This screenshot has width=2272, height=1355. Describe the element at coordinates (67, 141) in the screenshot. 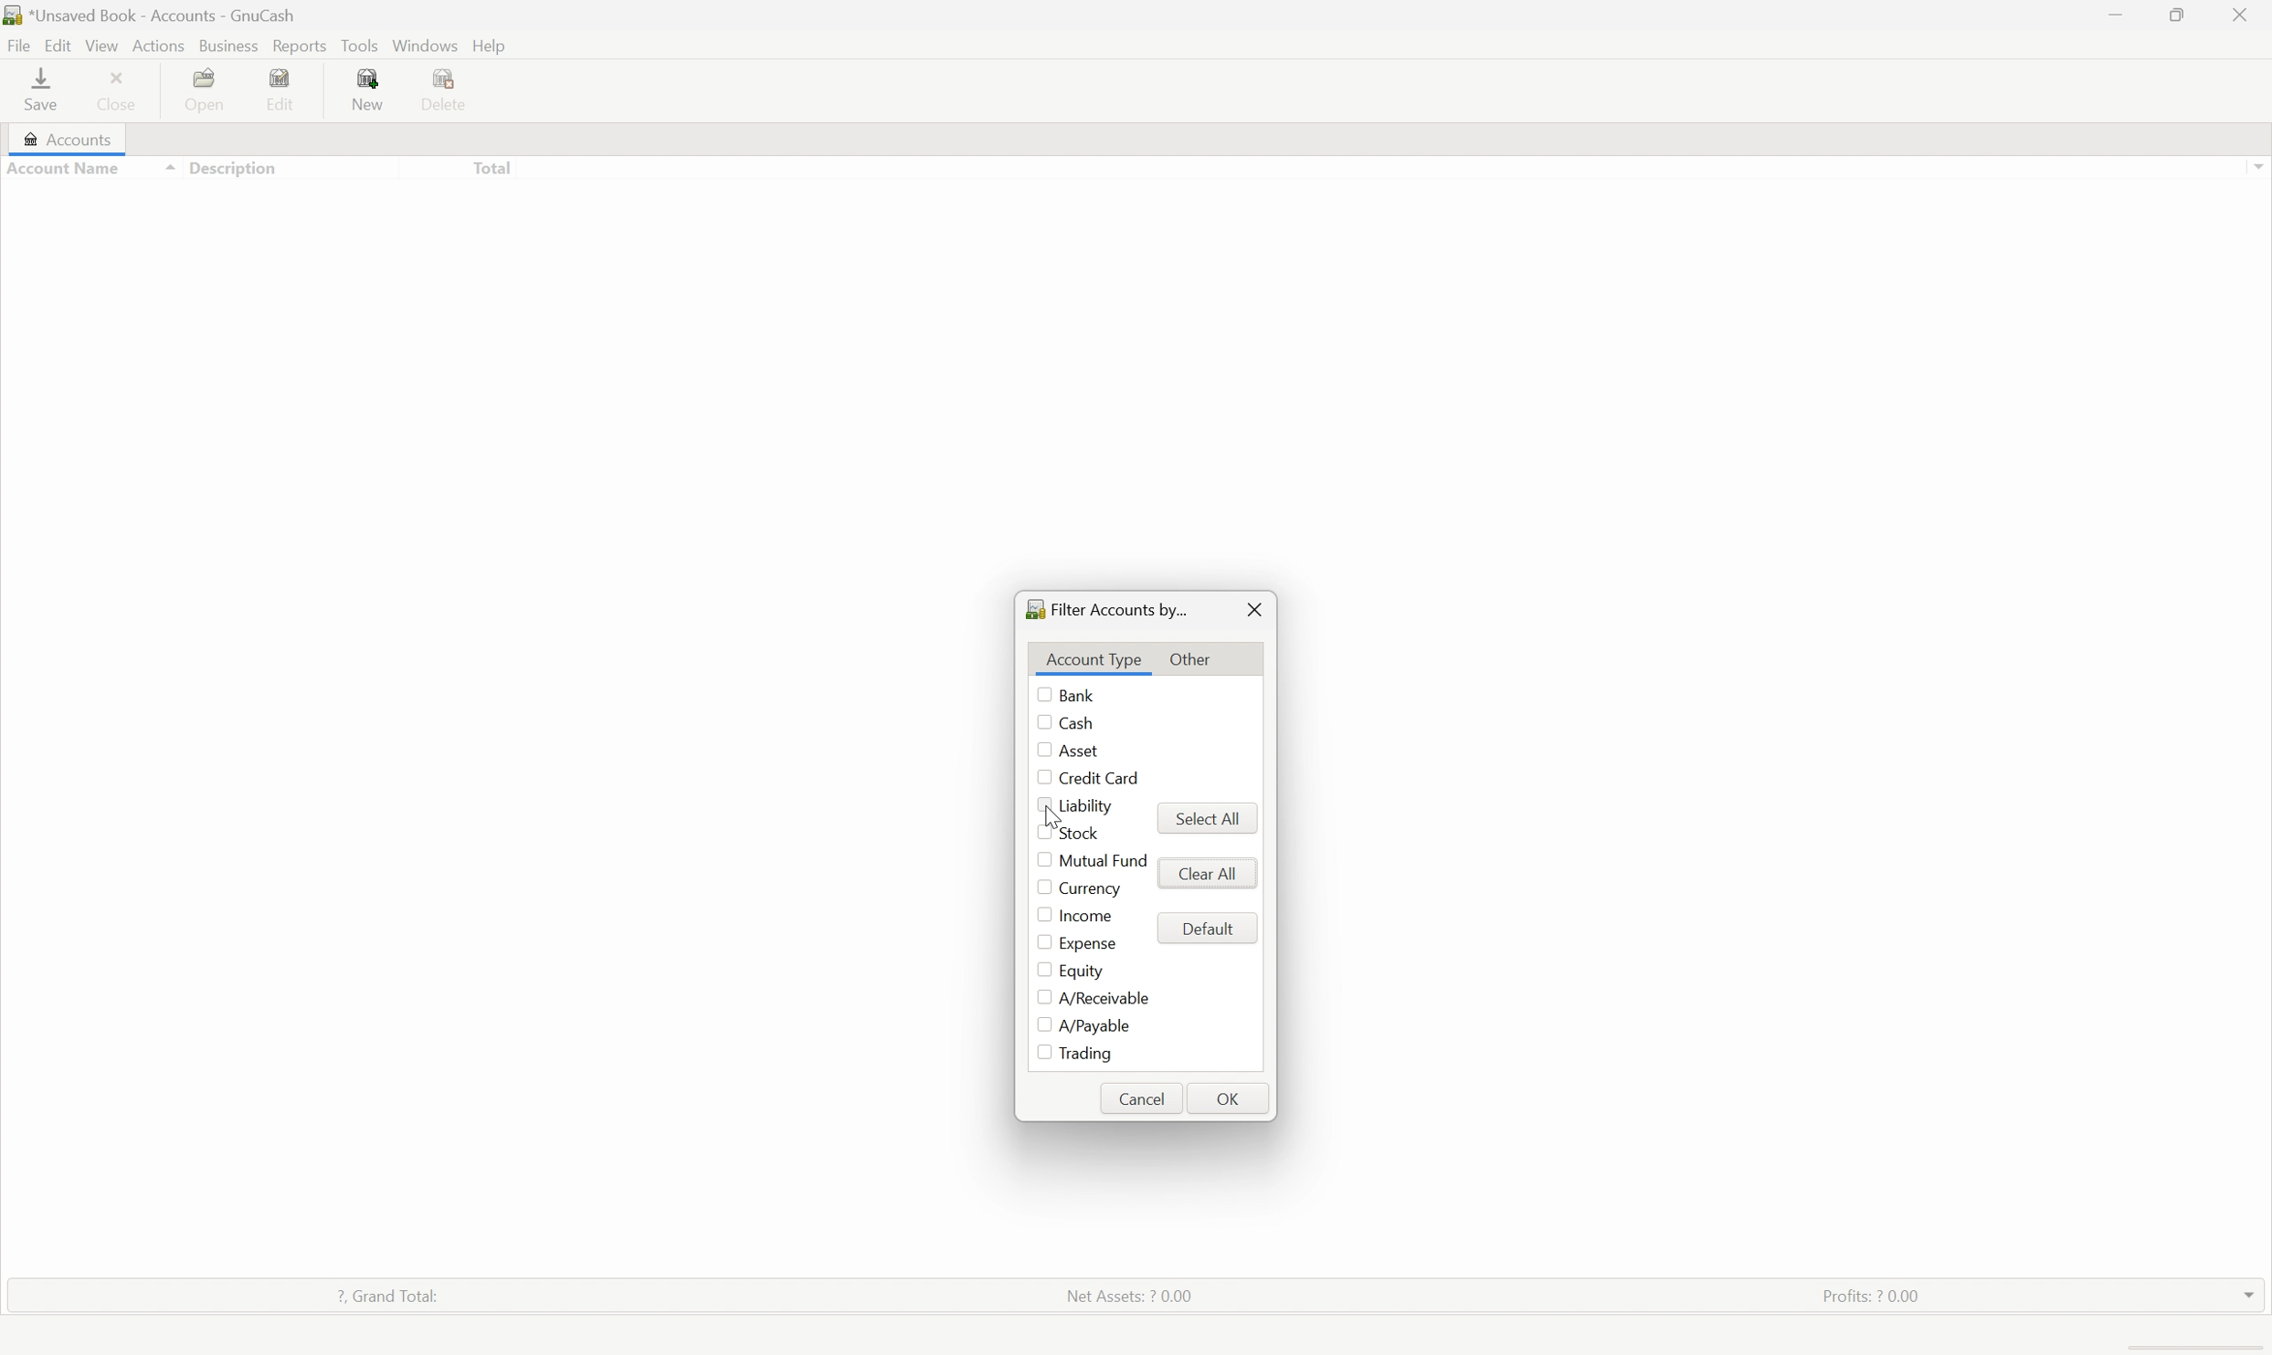

I see `Accounts` at that location.